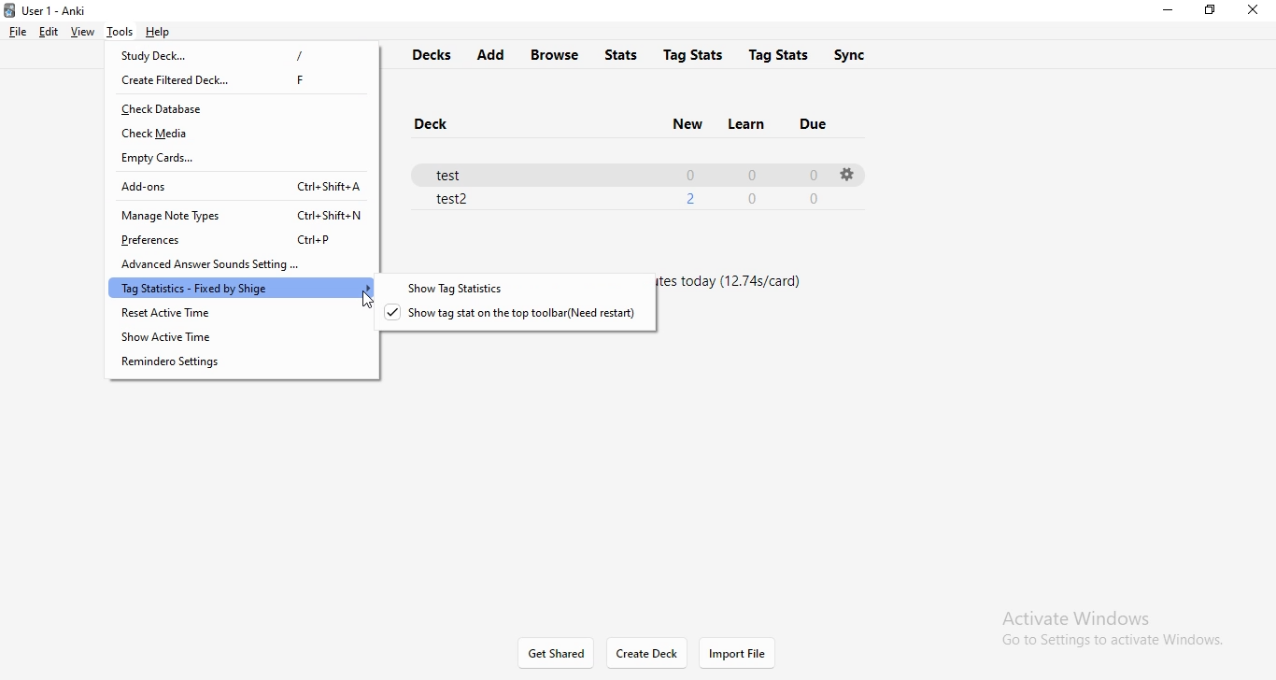 This screenshot has height=680, width=1276. I want to click on edit, so click(50, 31).